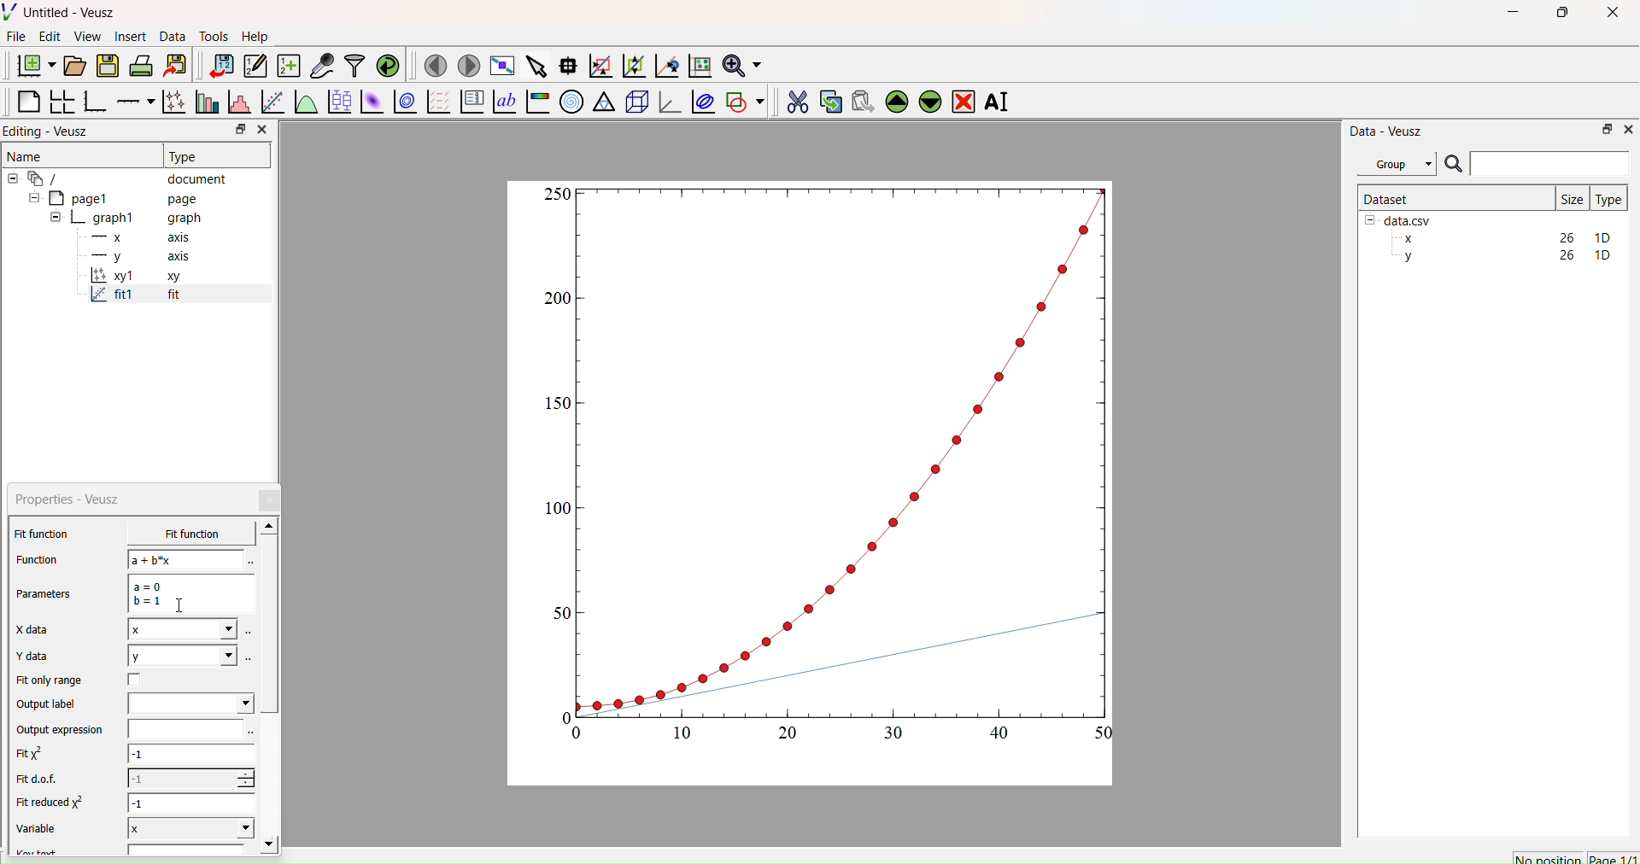  Describe the element at coordinates (261, 130) in the screenshot. I see `Close` at that location.